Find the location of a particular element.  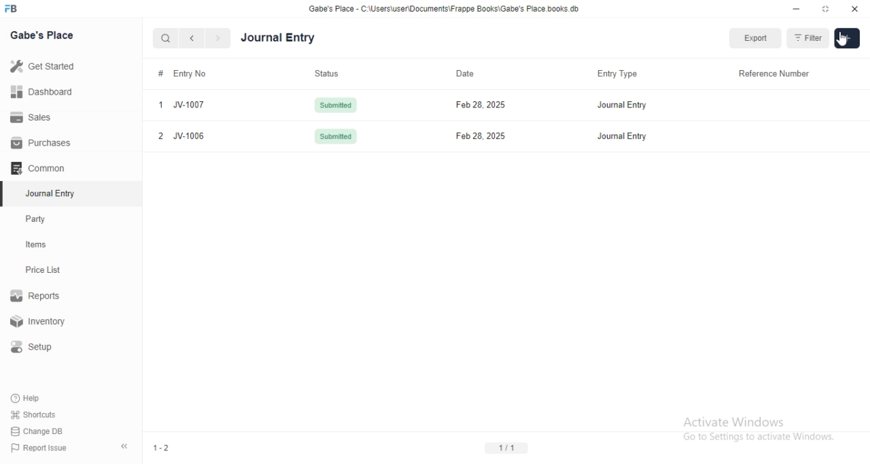

Setup is located at coordinates (37, 347).